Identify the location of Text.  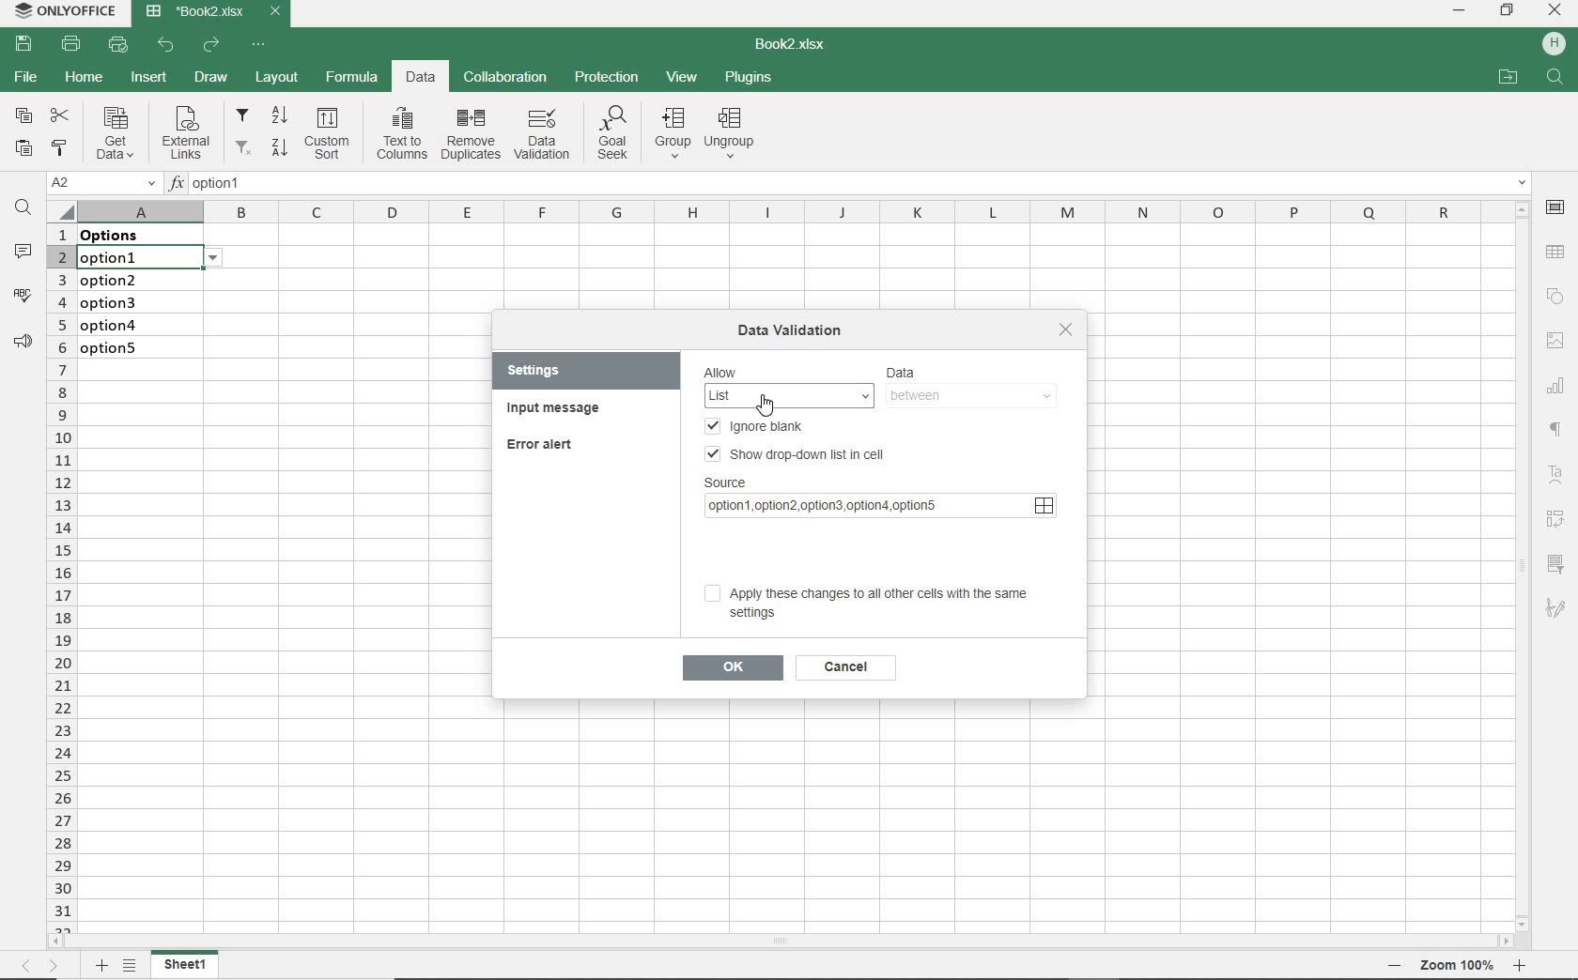
(1555, 475).